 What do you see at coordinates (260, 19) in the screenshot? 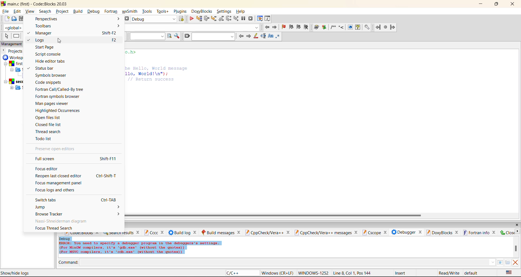
I see `debugging windows` at bounding box center [260, 19].